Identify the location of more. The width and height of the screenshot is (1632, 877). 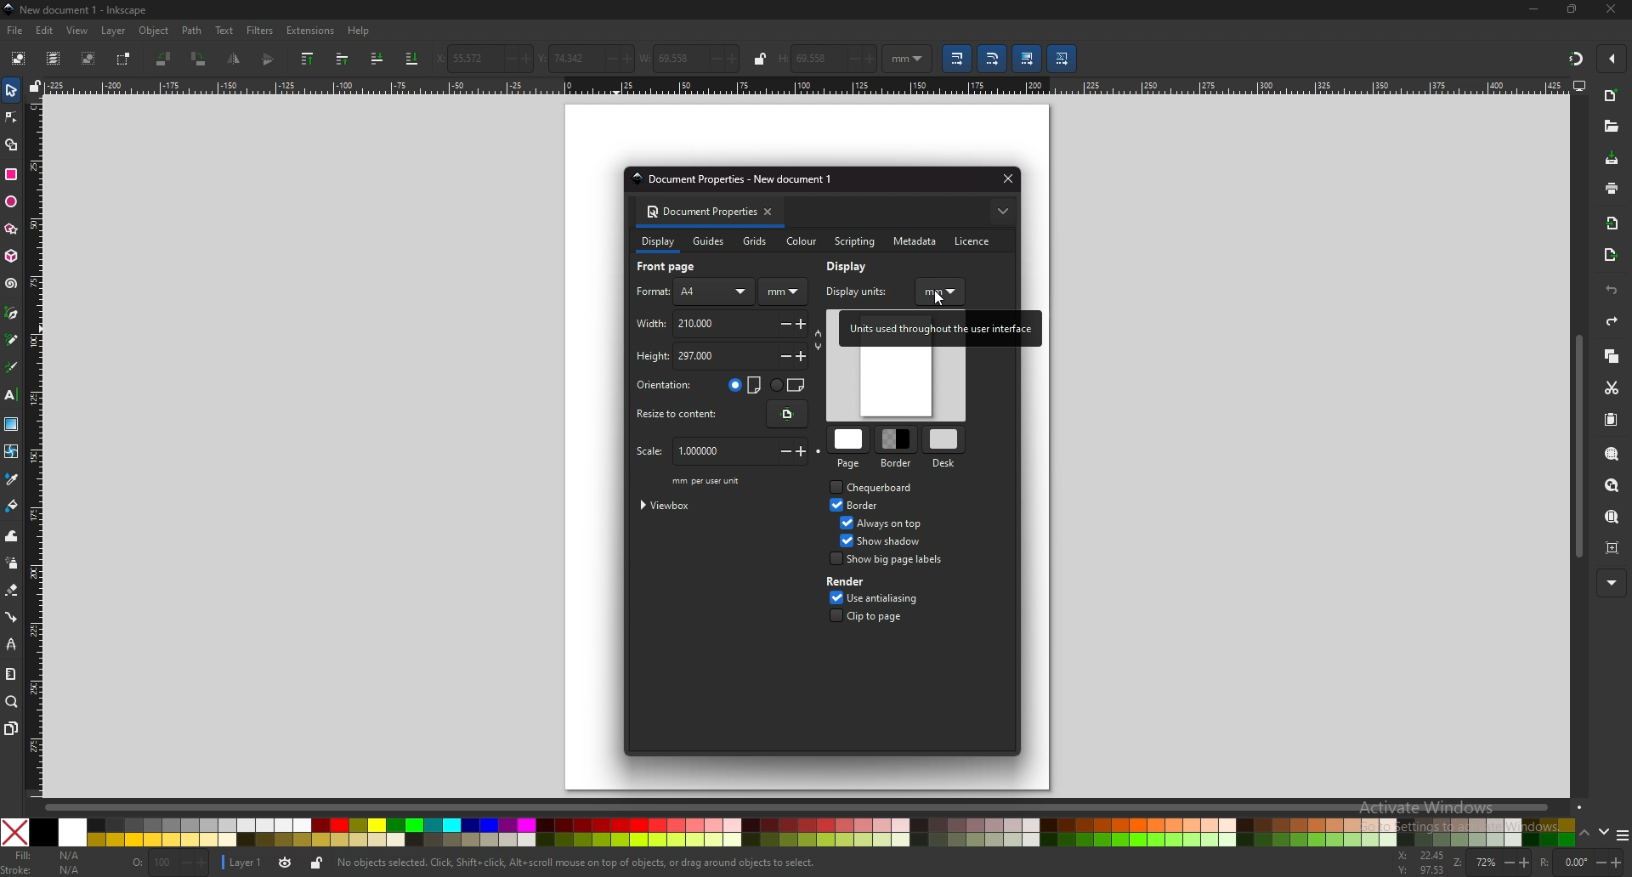
(1002, 212).